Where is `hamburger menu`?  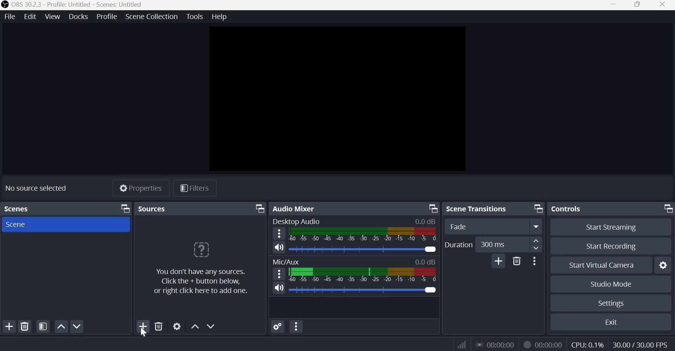 hamburger menu is located at coordinates (278, 274).